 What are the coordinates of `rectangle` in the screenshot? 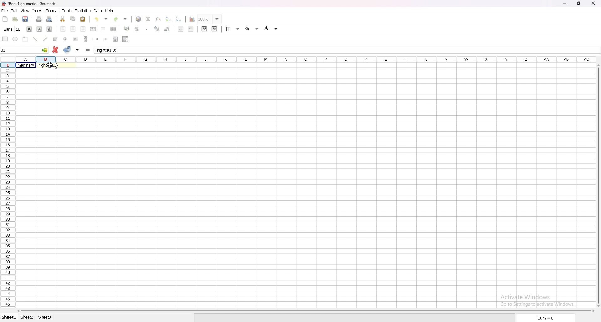 It's located at (5, 39).